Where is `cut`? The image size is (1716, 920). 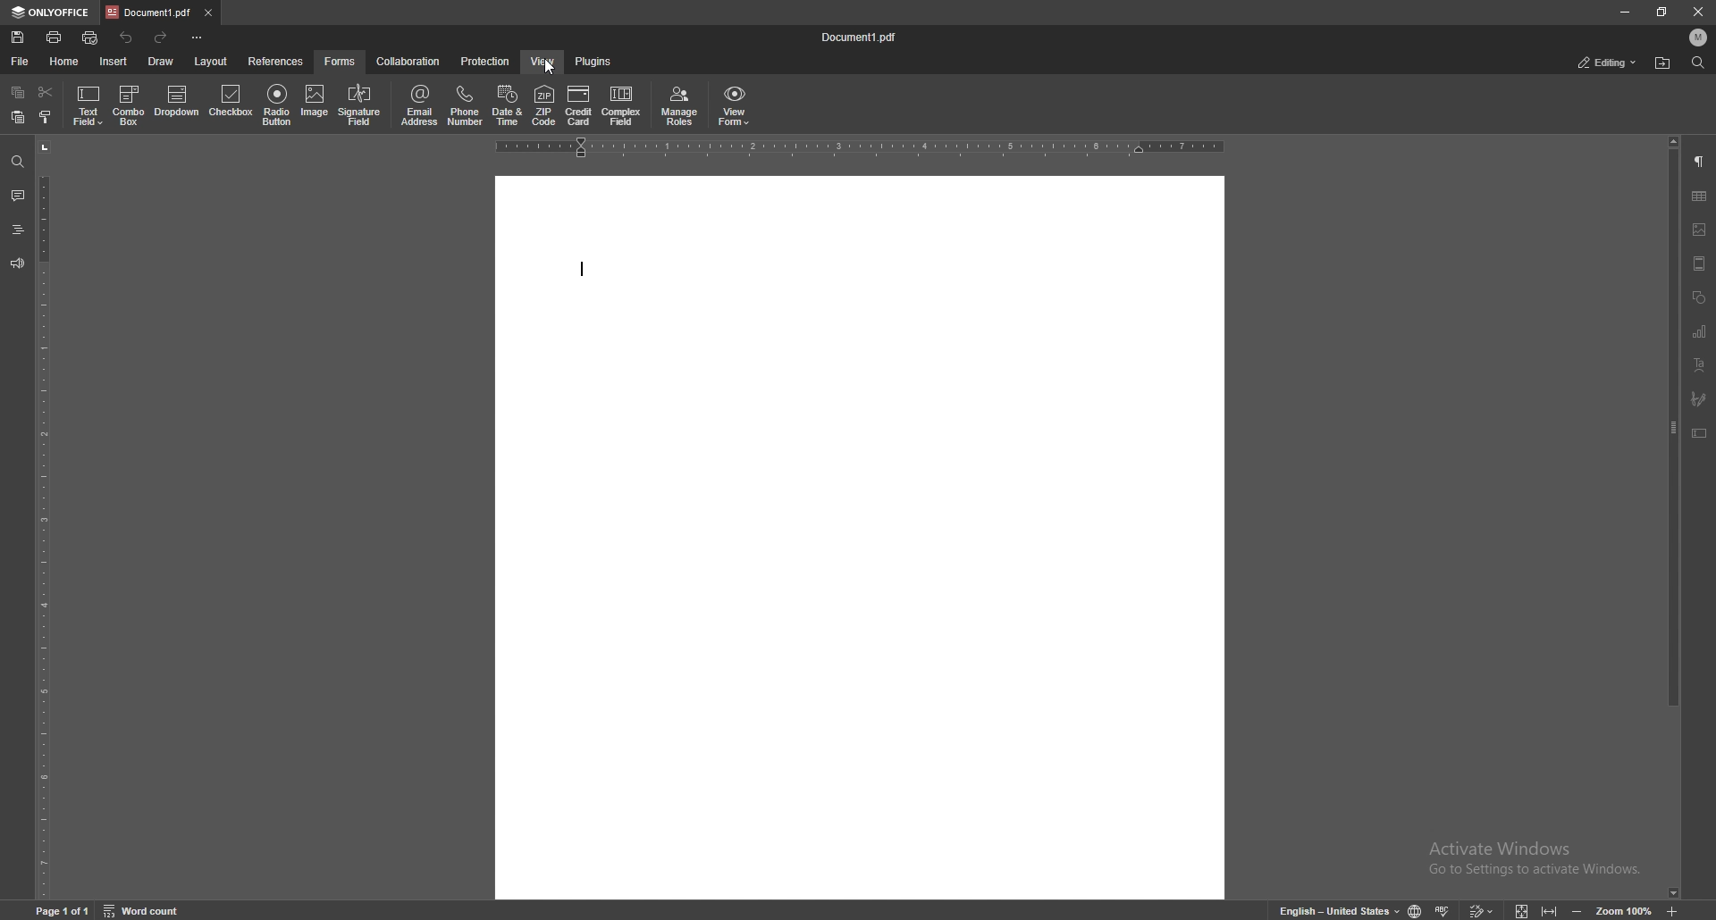
cut is located at coordinates (46, 93).